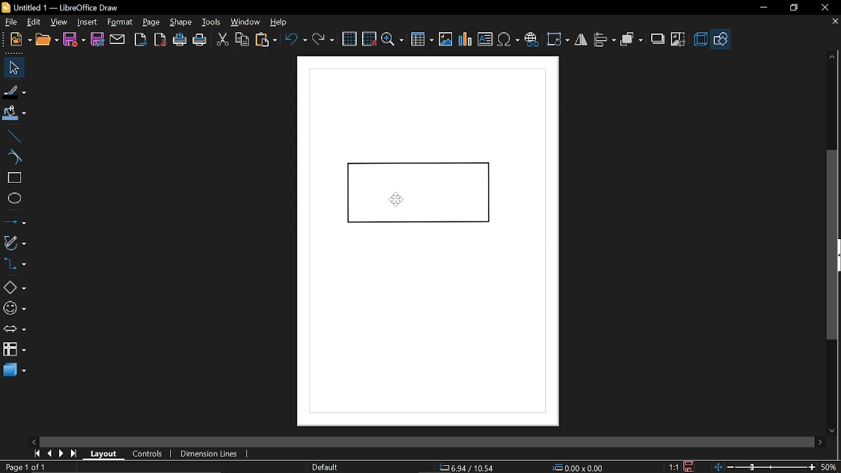 This screenshot has width=841, height=473. Describe the element at coordinates (122, 22) in the screenshot. I see `format` at that location.